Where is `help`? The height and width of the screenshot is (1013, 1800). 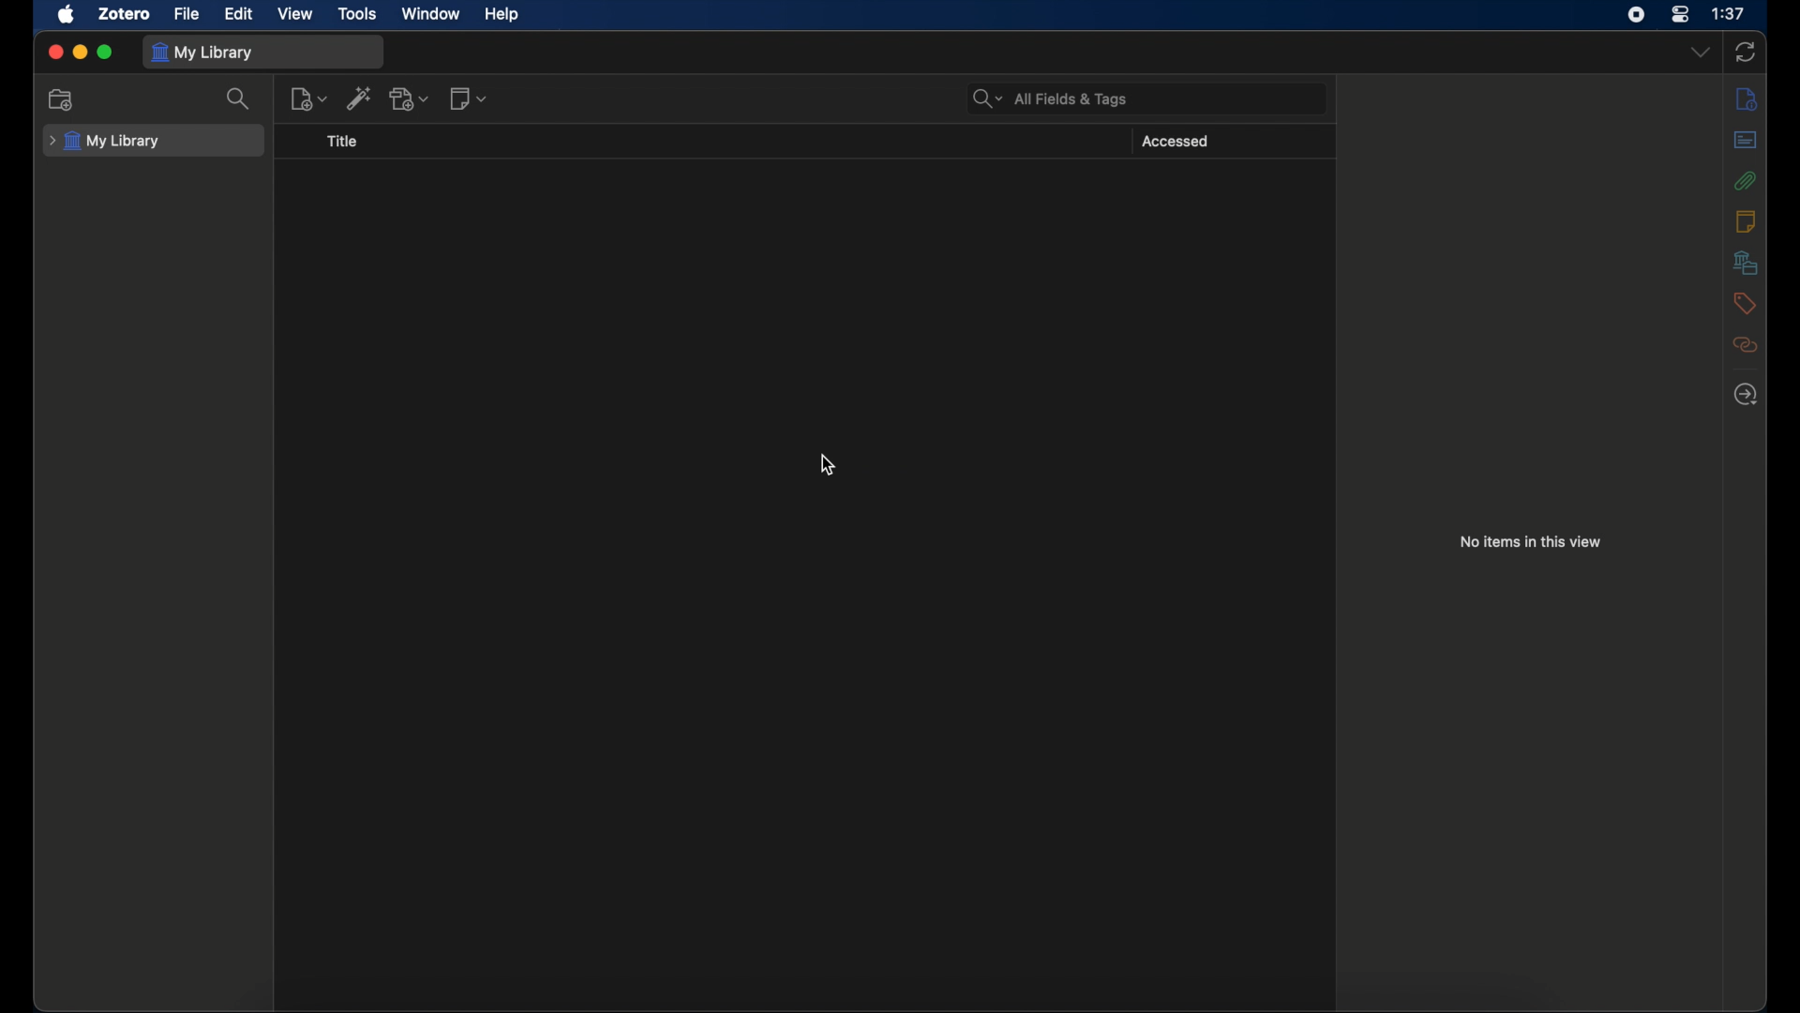
help is located at coordinates (503, 16).